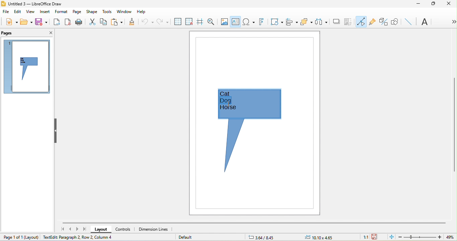 The height and width of the screenshot is (241, 457). I want to click on default, so click(187, 237).